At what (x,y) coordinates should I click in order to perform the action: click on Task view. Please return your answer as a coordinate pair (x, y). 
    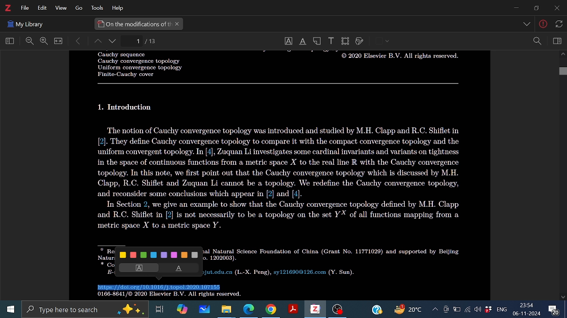
    Looking at the image, I should click on (160, 309).